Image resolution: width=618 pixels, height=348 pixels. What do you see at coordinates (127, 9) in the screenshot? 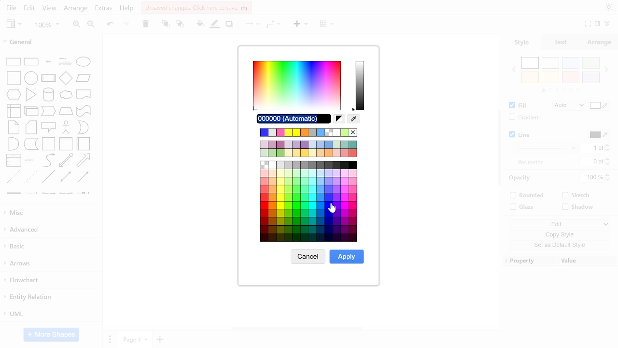
I see `help` at bounding box center [127, 9].